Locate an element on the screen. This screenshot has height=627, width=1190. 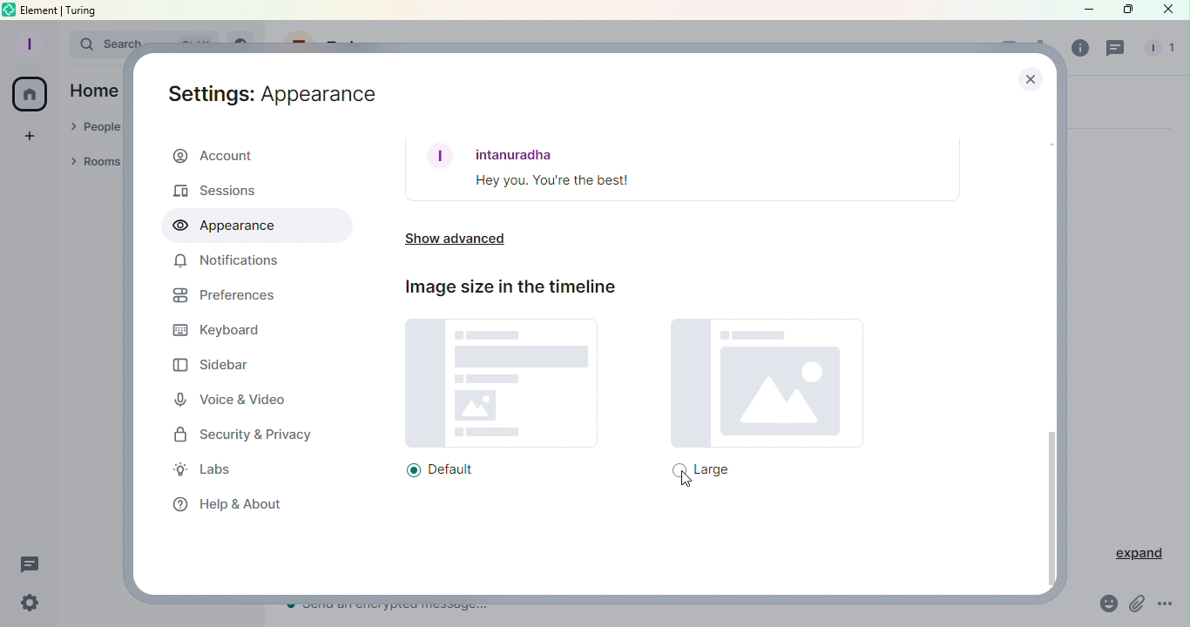
Preferences is located at coordinates (224, 298).